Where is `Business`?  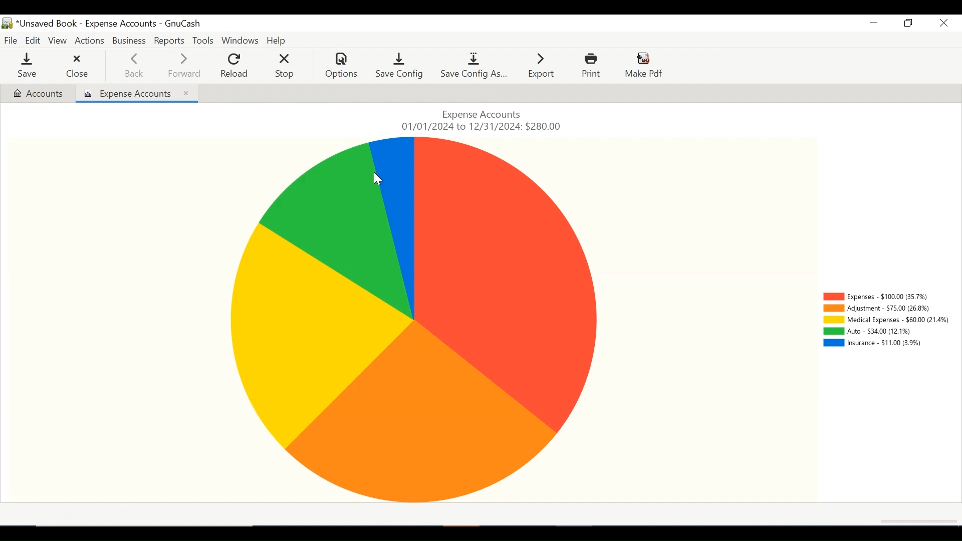
Business is located at coordinates (130, 39).